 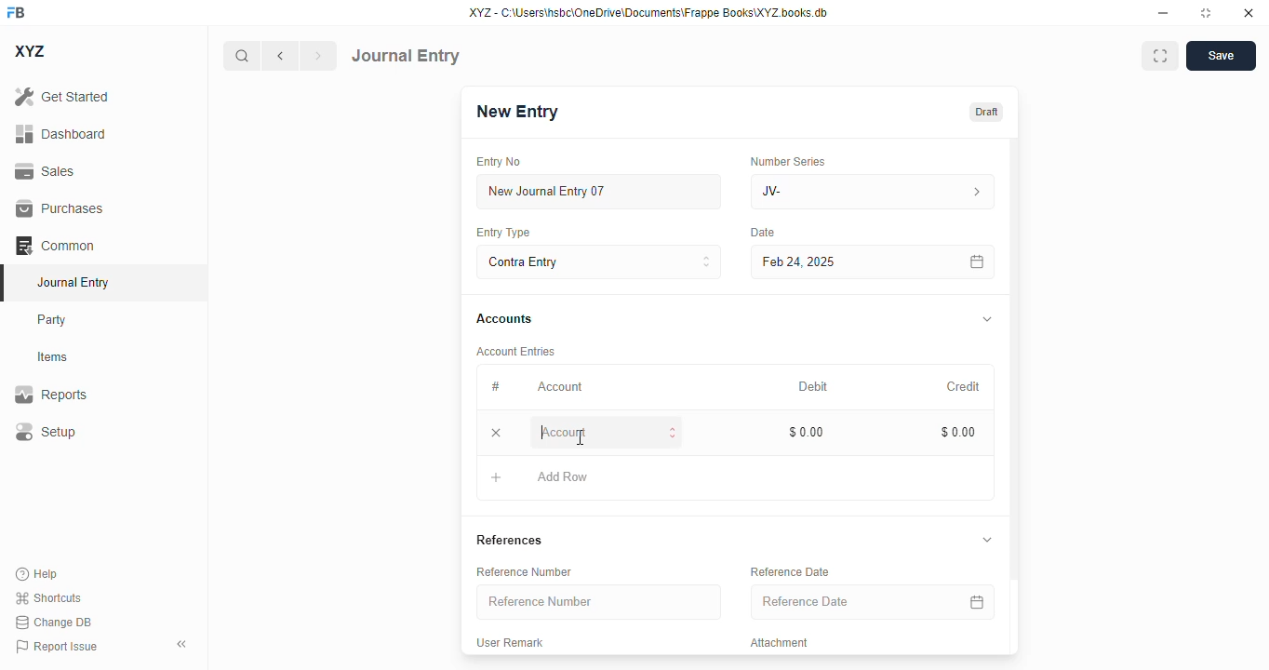 I want to click on reference number, so click(x=527, y=571).